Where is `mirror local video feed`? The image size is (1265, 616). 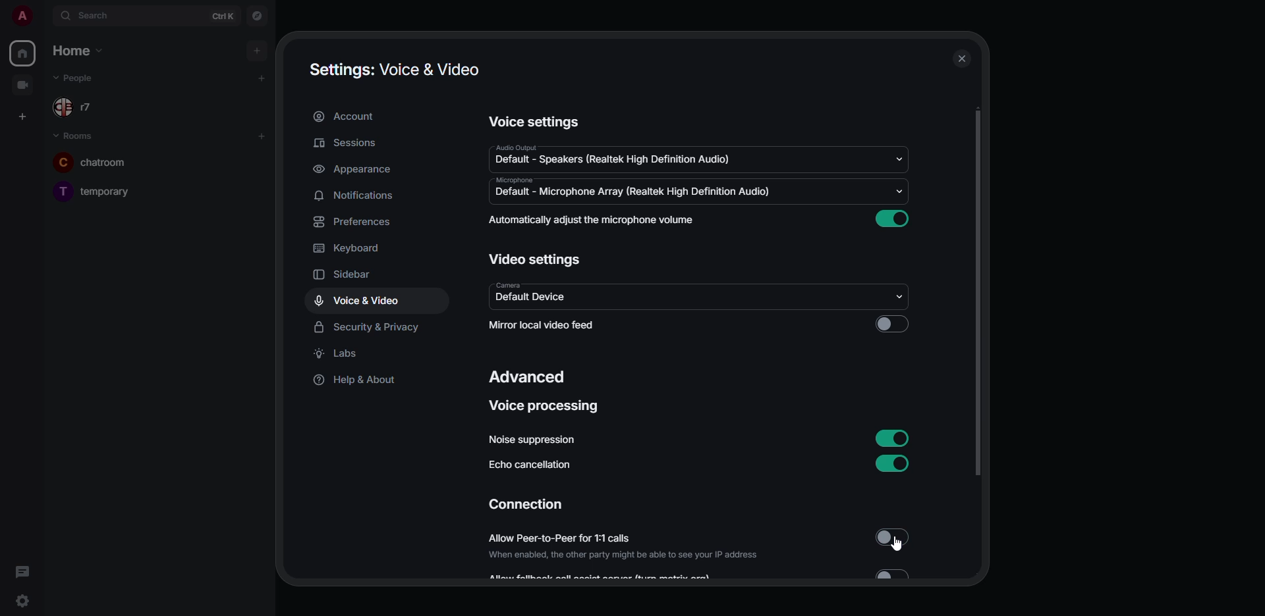
mirror local video feed is located at coordinates (539, 324).